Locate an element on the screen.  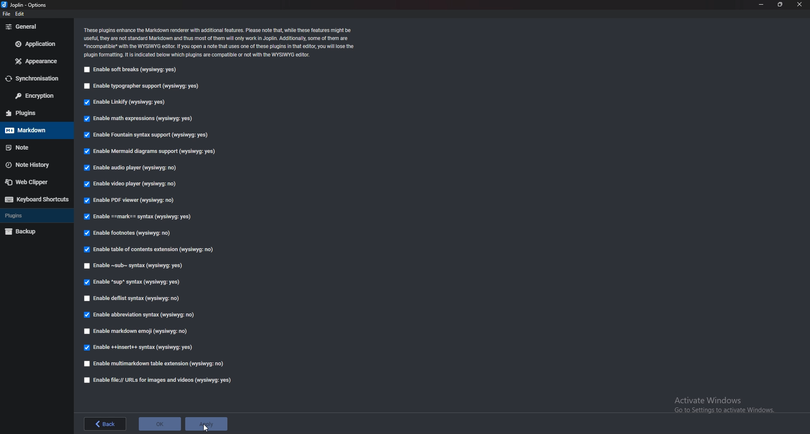
Enable audio player is located at coordinates (129, 168).